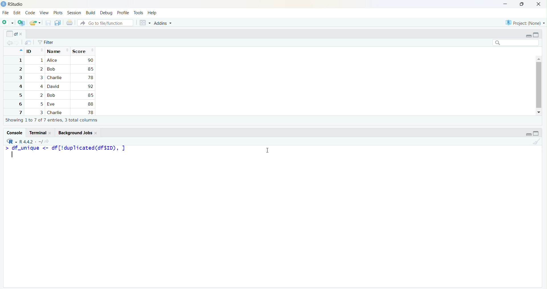 The width and height of the screenshot is (547, 289). What do you see at coordinates (90, 112) in the screenshot?
I see `78` at bounding box center [90, 112].